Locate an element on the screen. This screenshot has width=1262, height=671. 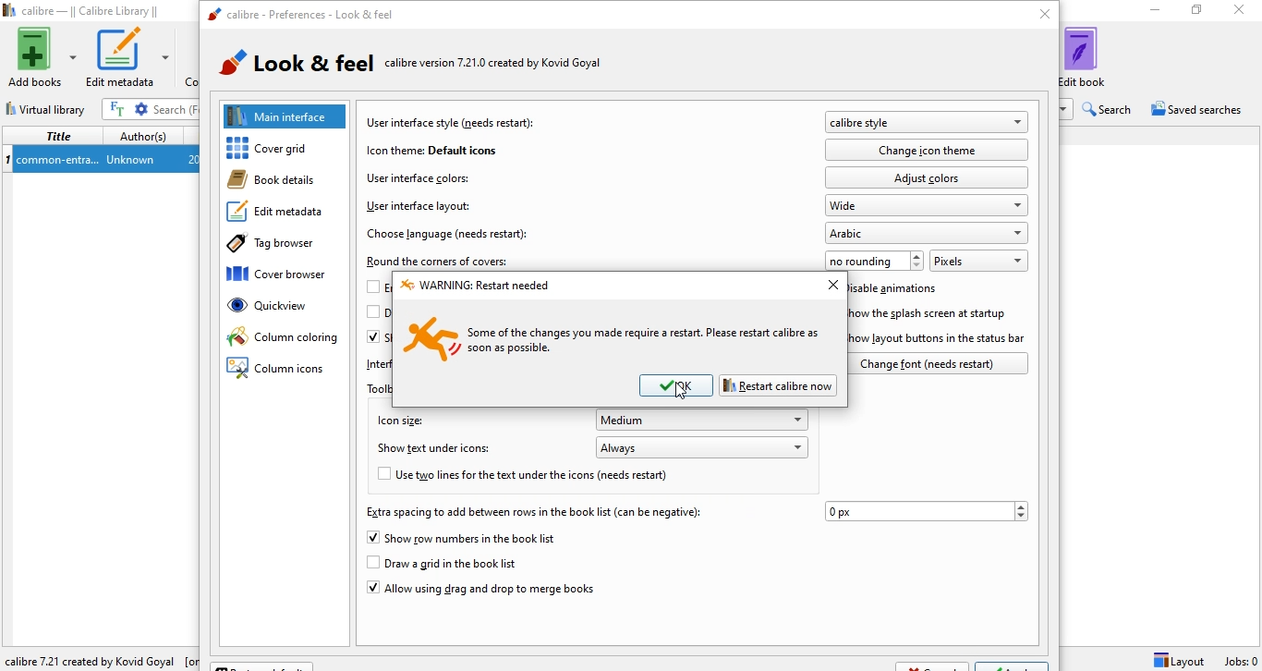
look & feel the language in which to display the user interface is located at coordinates (438, 66).